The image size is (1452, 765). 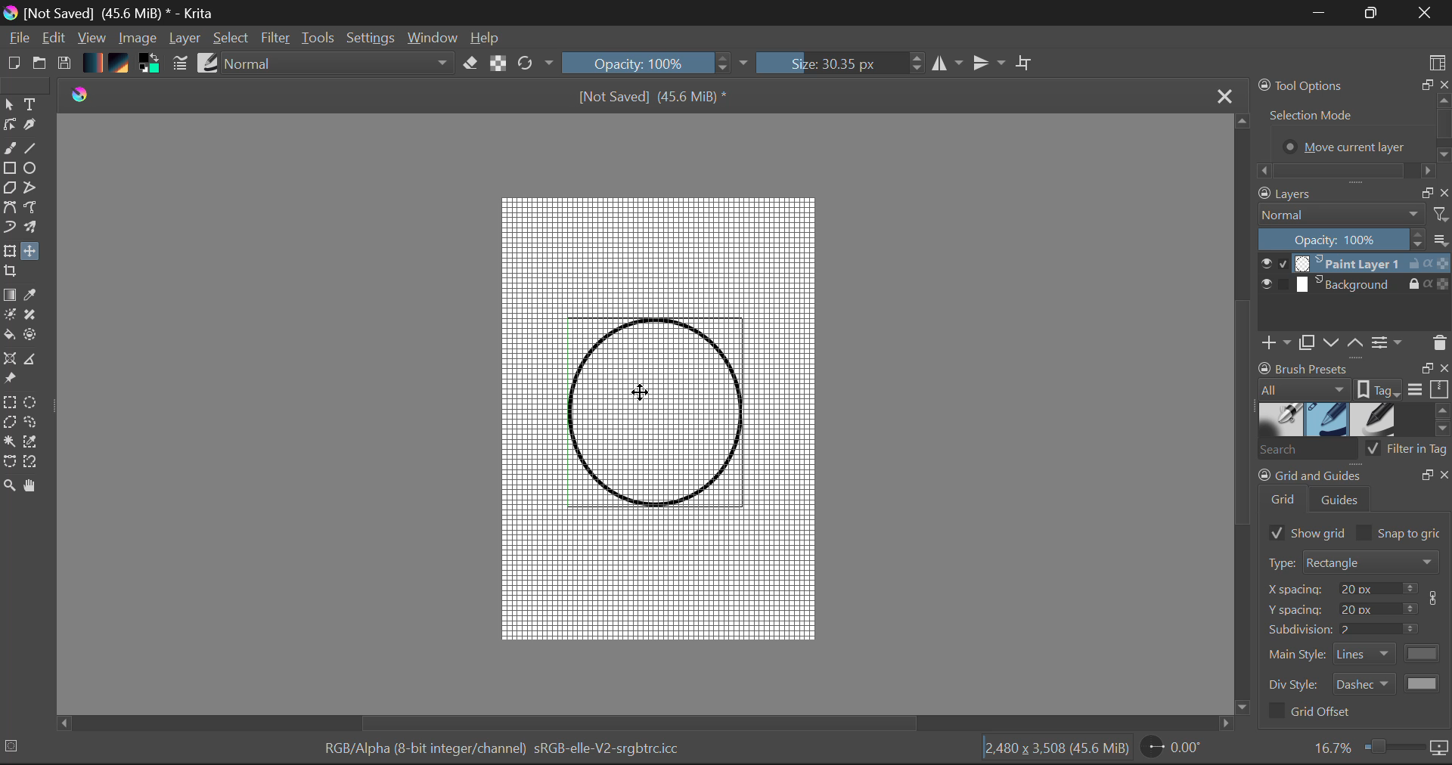 I want to click on Brush Presets, so click(x=1354, y=420).